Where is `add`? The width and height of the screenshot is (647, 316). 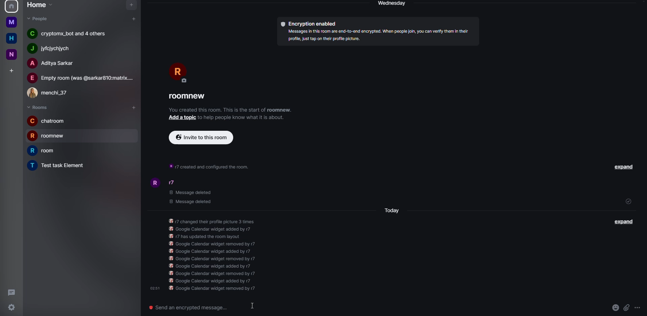 add is located at coordinates (11, 70).